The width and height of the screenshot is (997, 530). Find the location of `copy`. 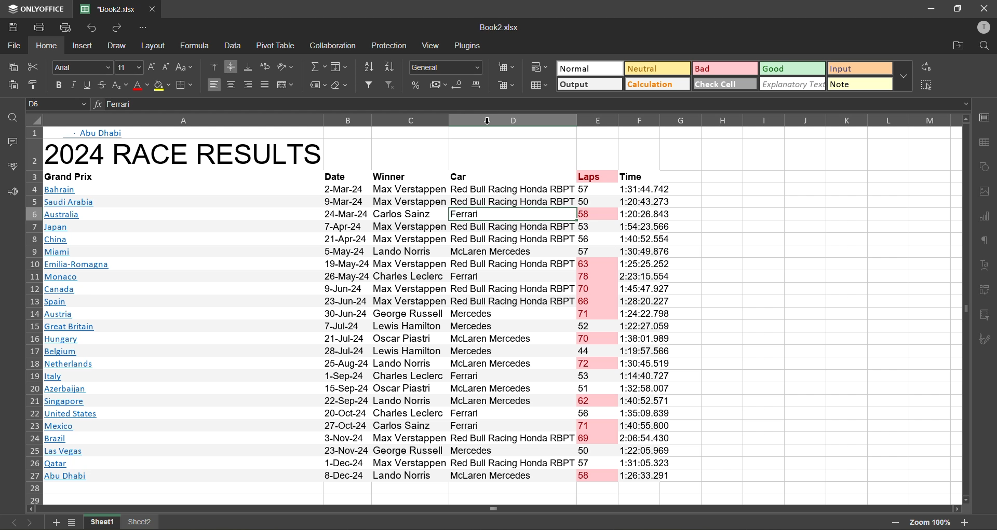

copy is located at coordinates (10, 67).